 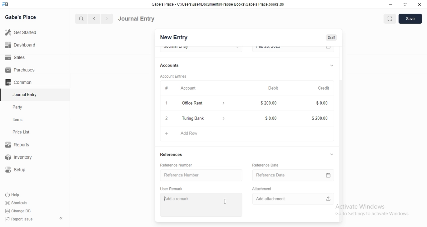 What do you see at coordinates (319, 119) in the screenshot?
I see `$200.00` at bounding box center [319, 119].